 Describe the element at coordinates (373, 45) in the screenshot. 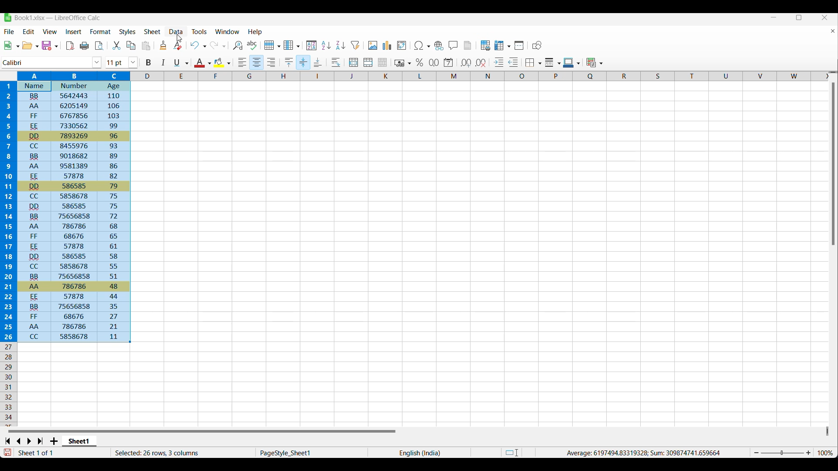

I see `Insert image` at that location.